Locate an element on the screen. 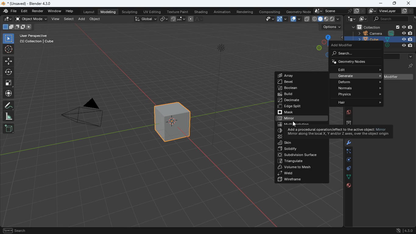 The width and height of the screenshot is (416, 234). angle is located at coordinates (7, 116).